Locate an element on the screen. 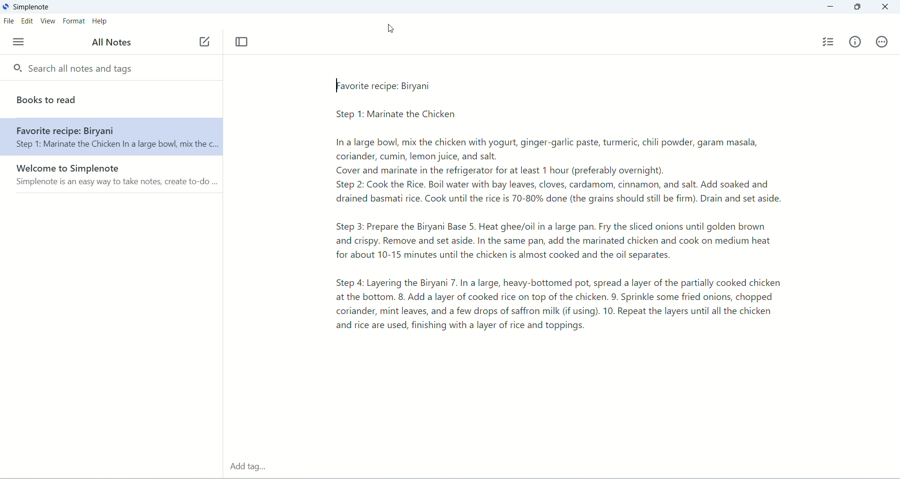  actions is located at coordinates (882, 42).